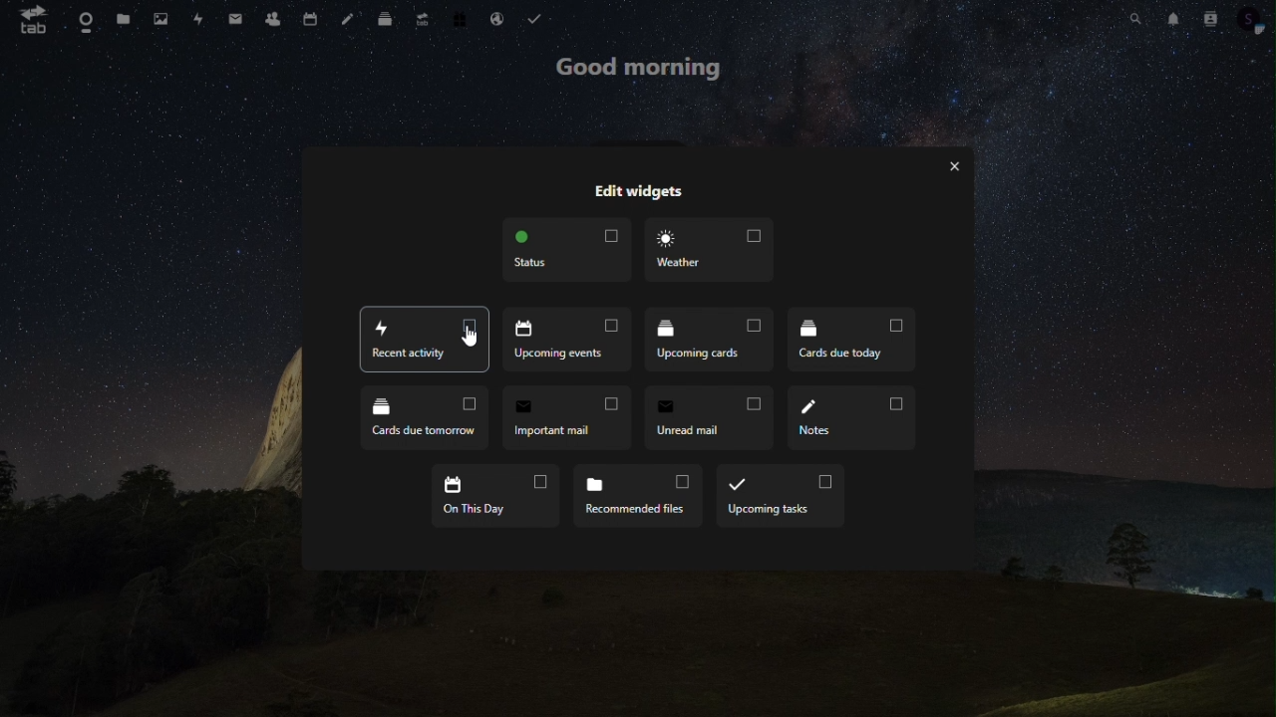 Image resolution: width=1276 pixels, height=717 pixels. What do you see at coordinates (570, 341) in the screenshot?
I see `upcoming events` at bounding box center [570, 341].